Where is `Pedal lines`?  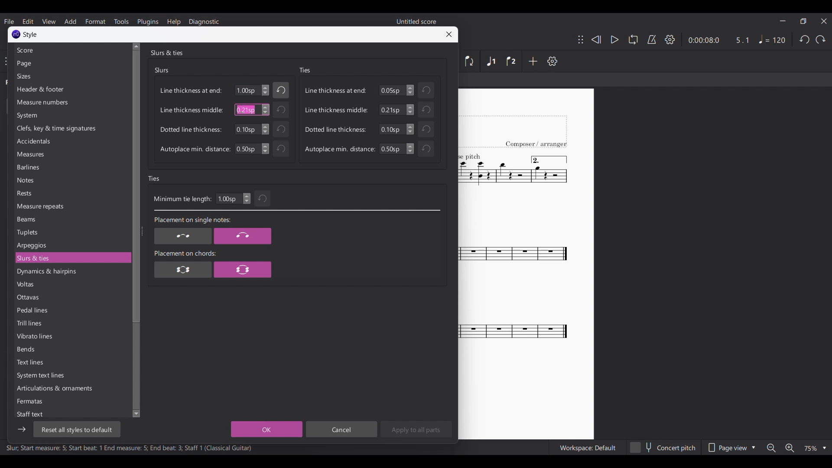
Pedal lines is located at coordinates (71, 310).